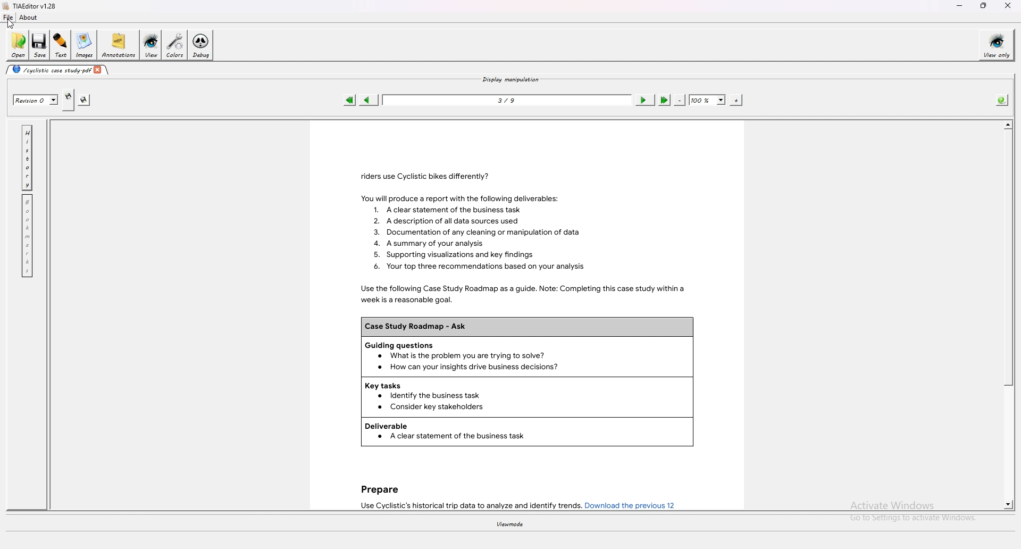  What do you see at coordinates (645, 99) in the screenshot?
I see `next page` at bounding box center [645, 99].